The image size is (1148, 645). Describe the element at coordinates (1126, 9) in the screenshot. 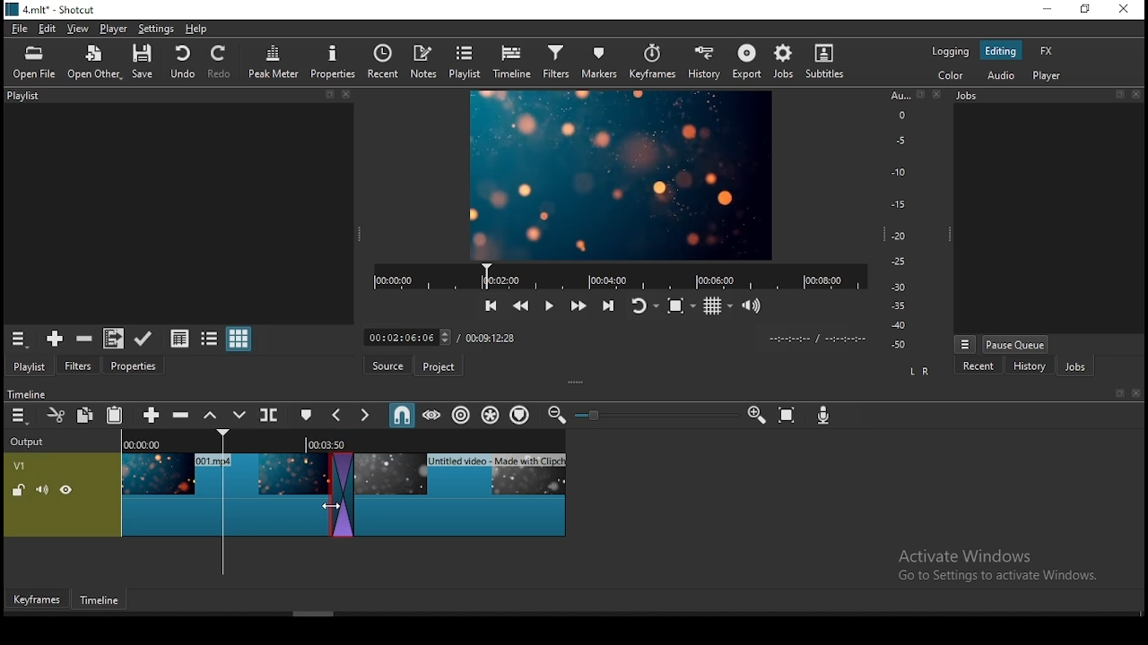

I see `close window` at that location.